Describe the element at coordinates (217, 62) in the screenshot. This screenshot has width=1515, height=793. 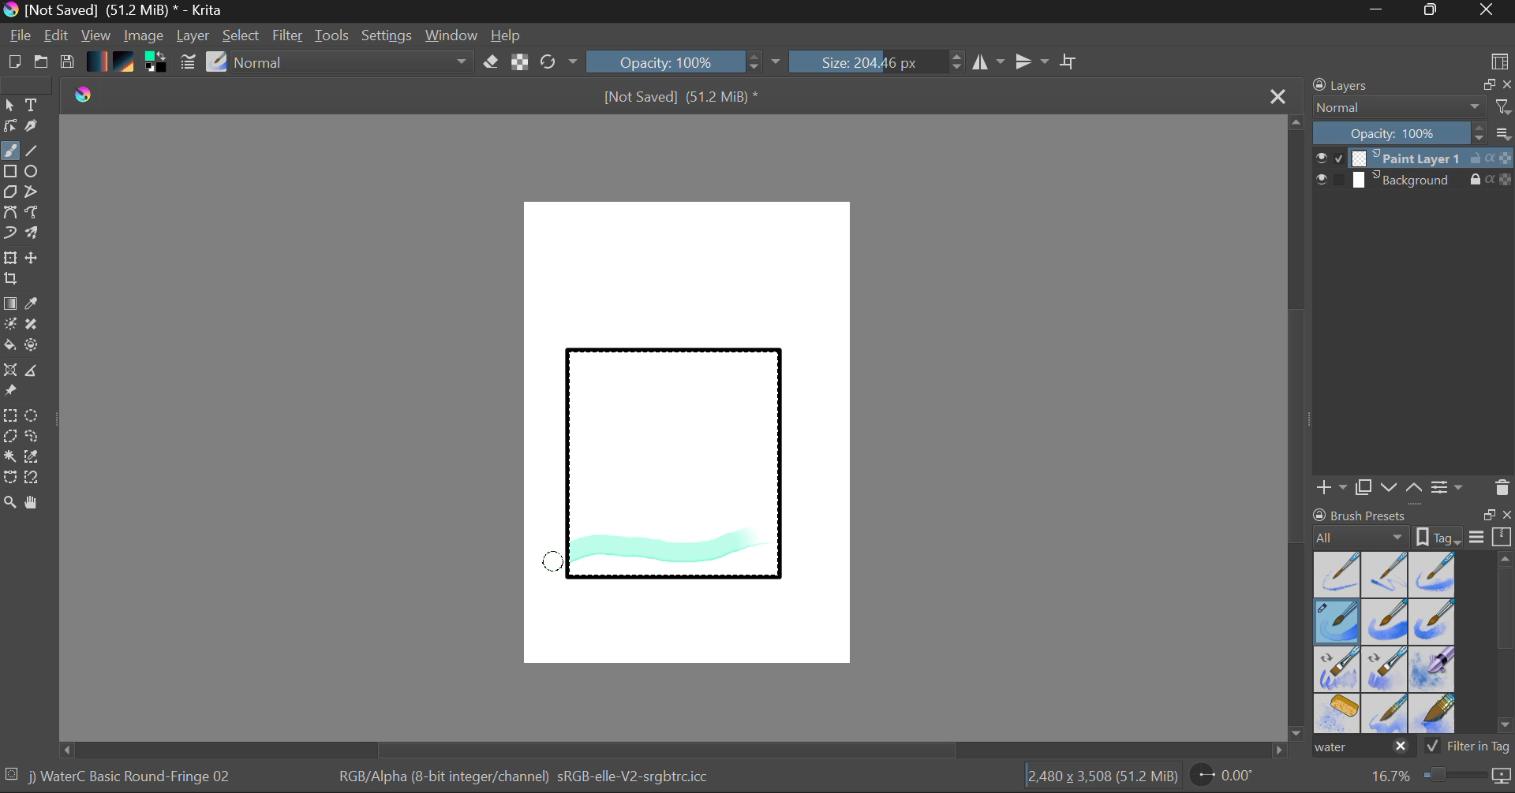
I see `Select Brush Preset` at that location.